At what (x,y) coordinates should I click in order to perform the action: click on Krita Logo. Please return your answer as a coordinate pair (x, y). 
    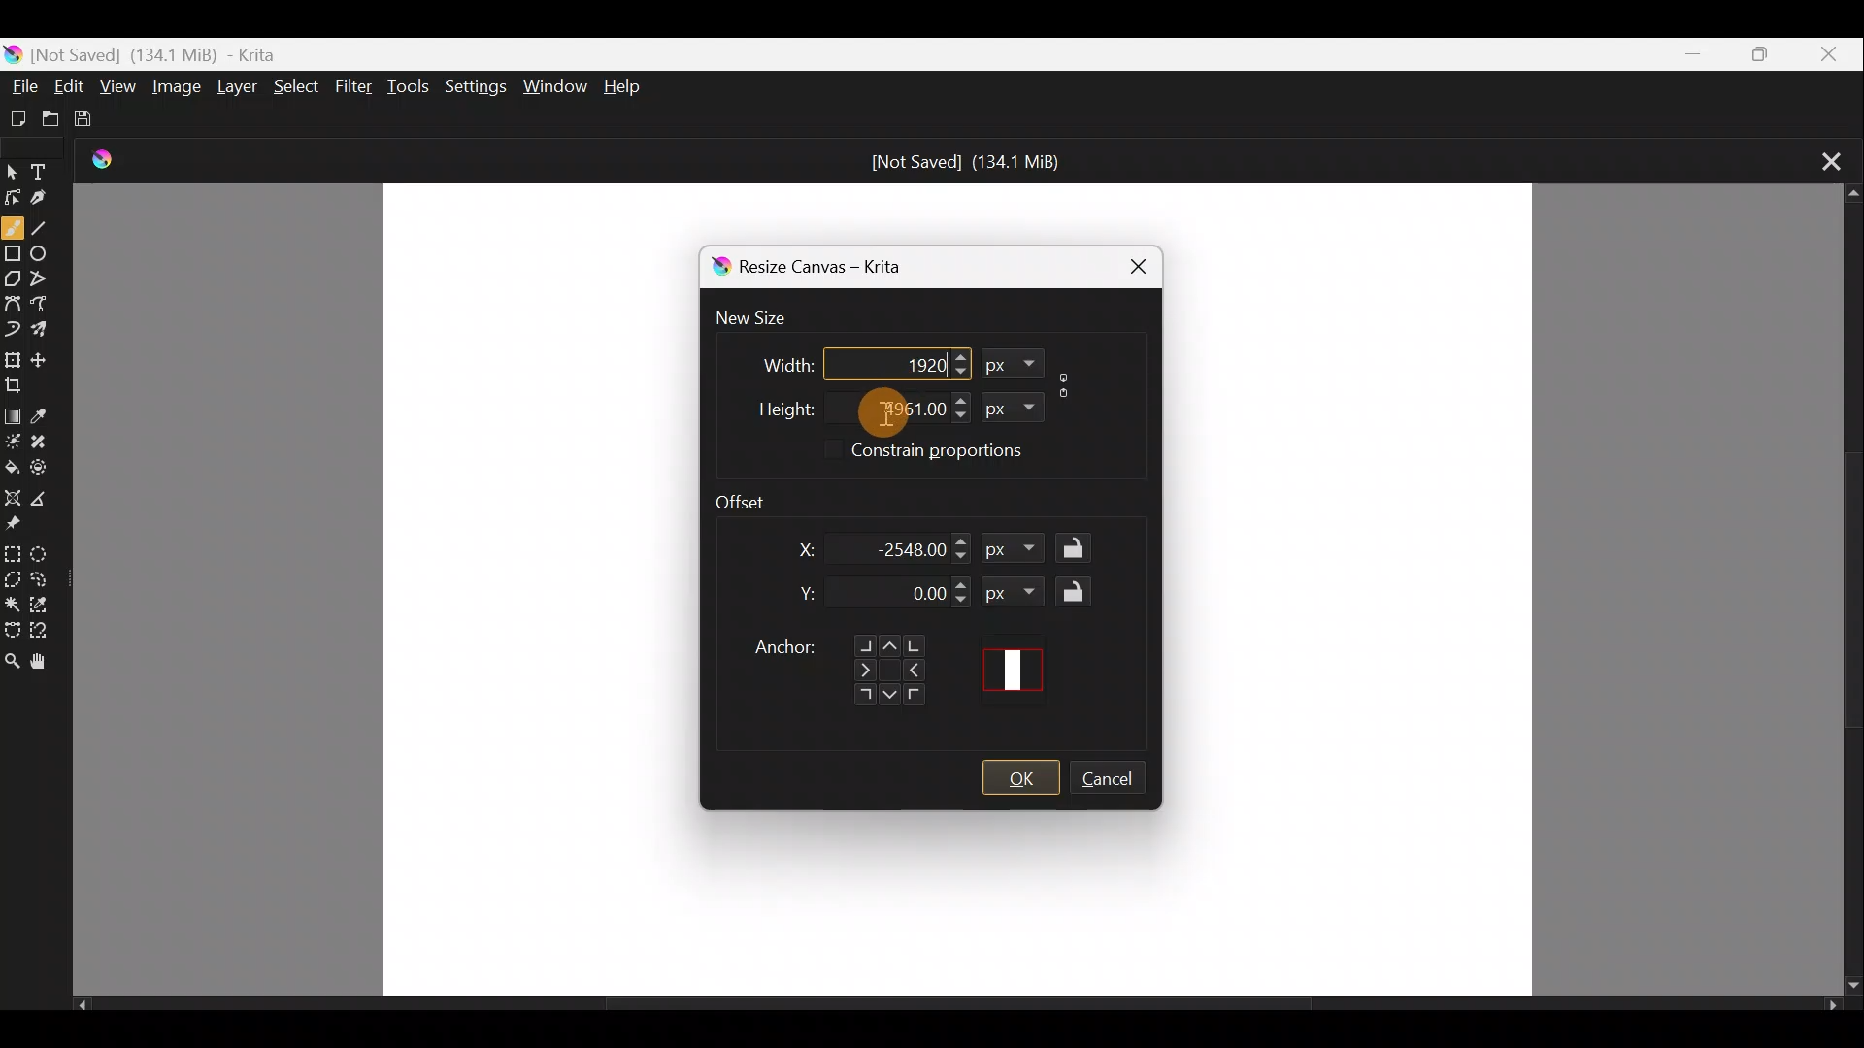
    Looking at the image, I should click on (14, 49).